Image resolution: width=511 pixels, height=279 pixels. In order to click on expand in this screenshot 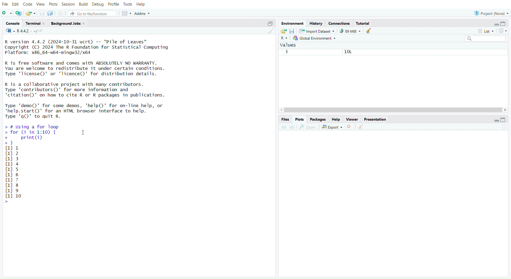, I will do `click(496, 25)`.